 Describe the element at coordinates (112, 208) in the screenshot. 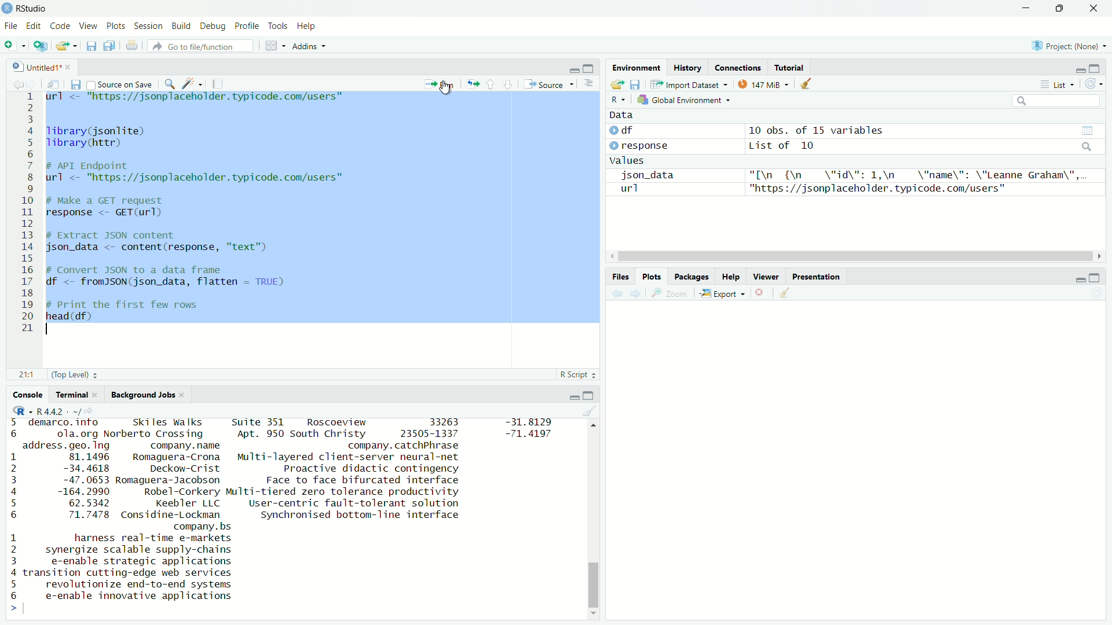

I see `# Make a GET request
response <- GET(url)` at that location.